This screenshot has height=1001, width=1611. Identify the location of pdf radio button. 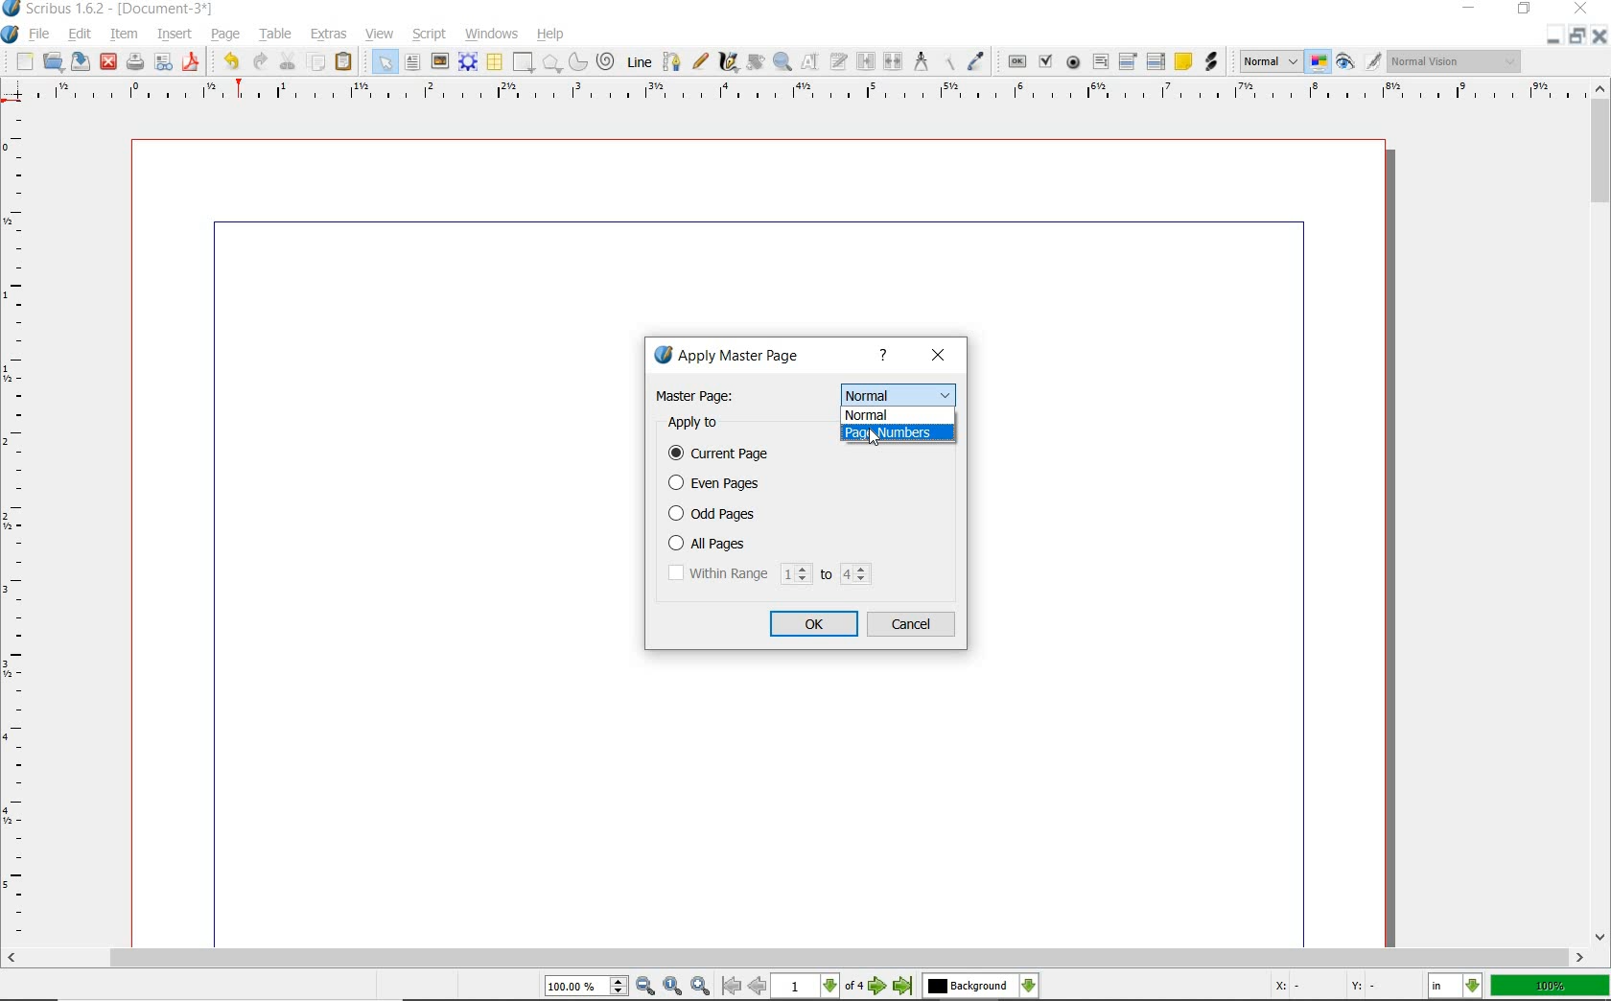
(1073, 62).